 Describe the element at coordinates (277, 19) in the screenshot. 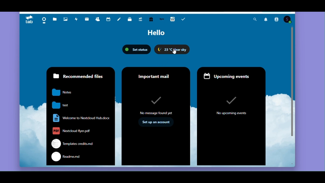

I see `Contact search` at that location.